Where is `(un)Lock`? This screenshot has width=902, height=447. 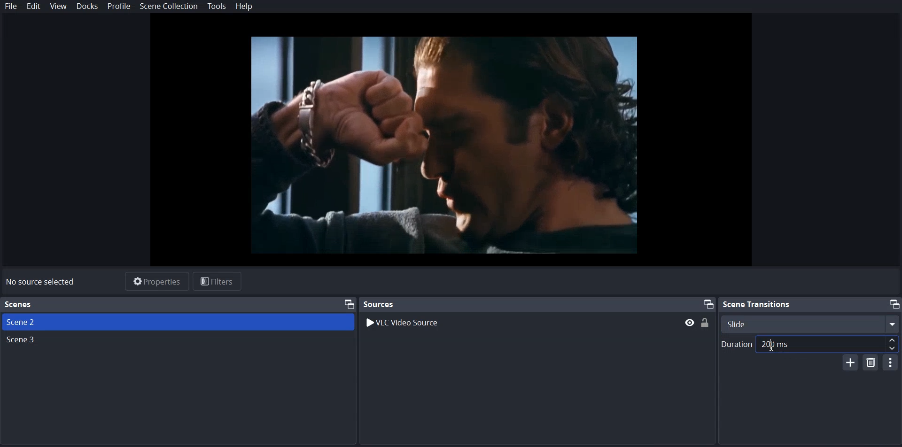 (un)Lock is located at coordinates (706, 322).